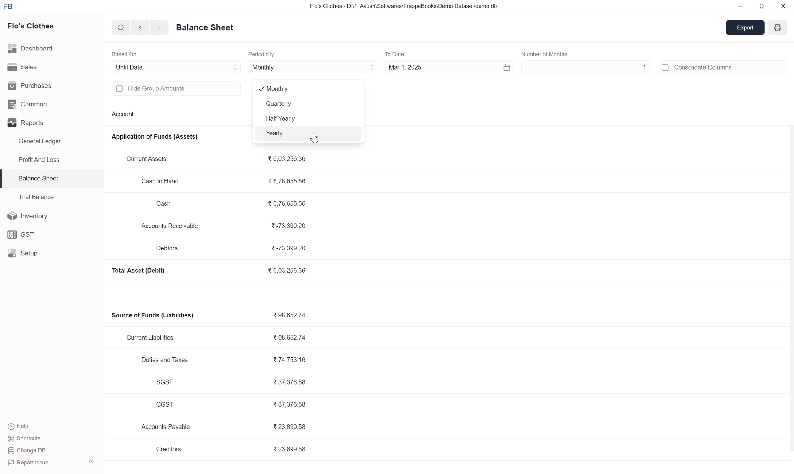  I want to click on year, so click(779, 28).